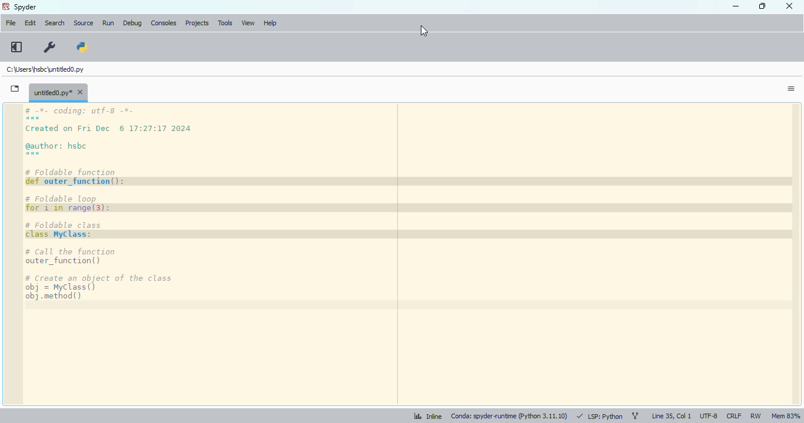 The width and height of the screenshot is (804, 423). I want to click on file, so click(10, 22).